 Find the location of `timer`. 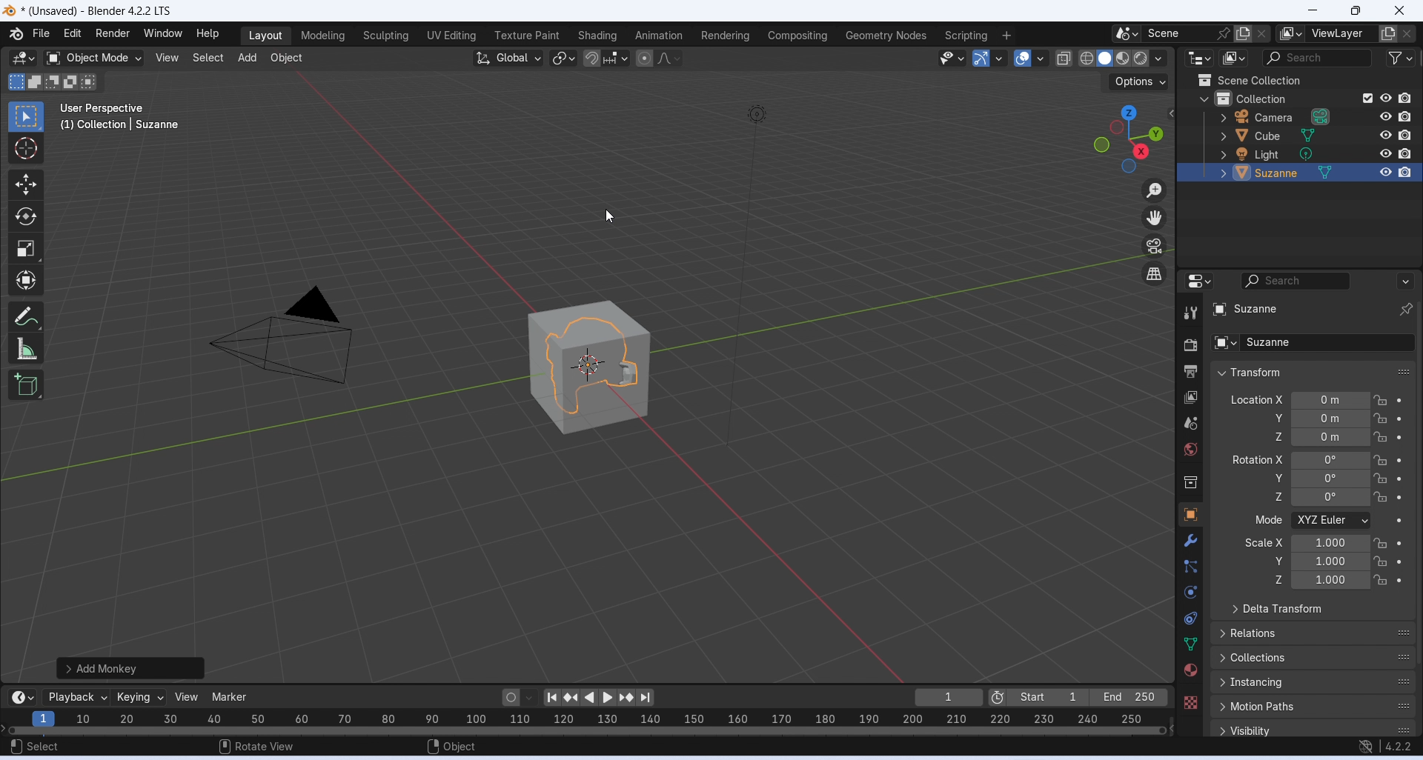

timer is located at coordinates (22, 697).